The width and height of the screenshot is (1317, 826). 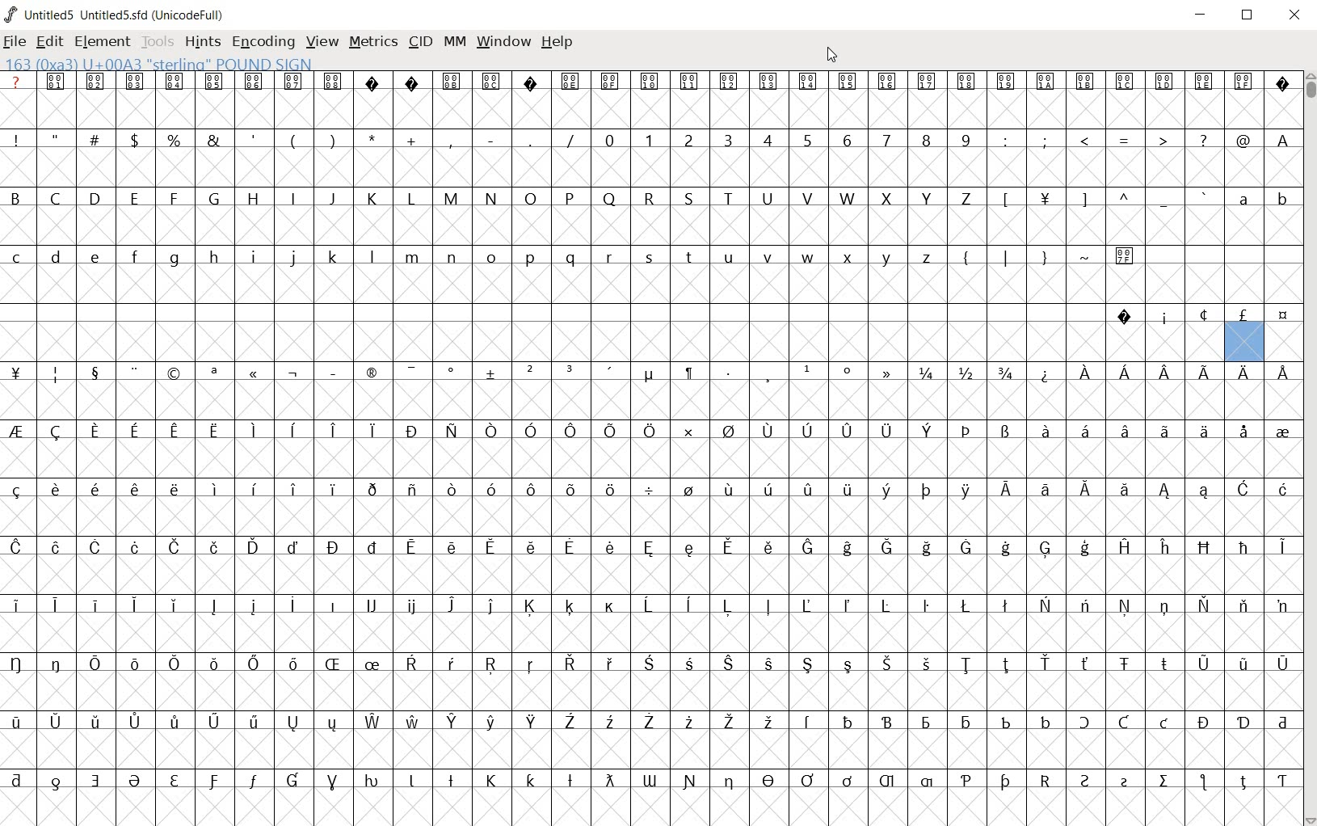 I want to click on minimize, so click(x=1204, y=16).